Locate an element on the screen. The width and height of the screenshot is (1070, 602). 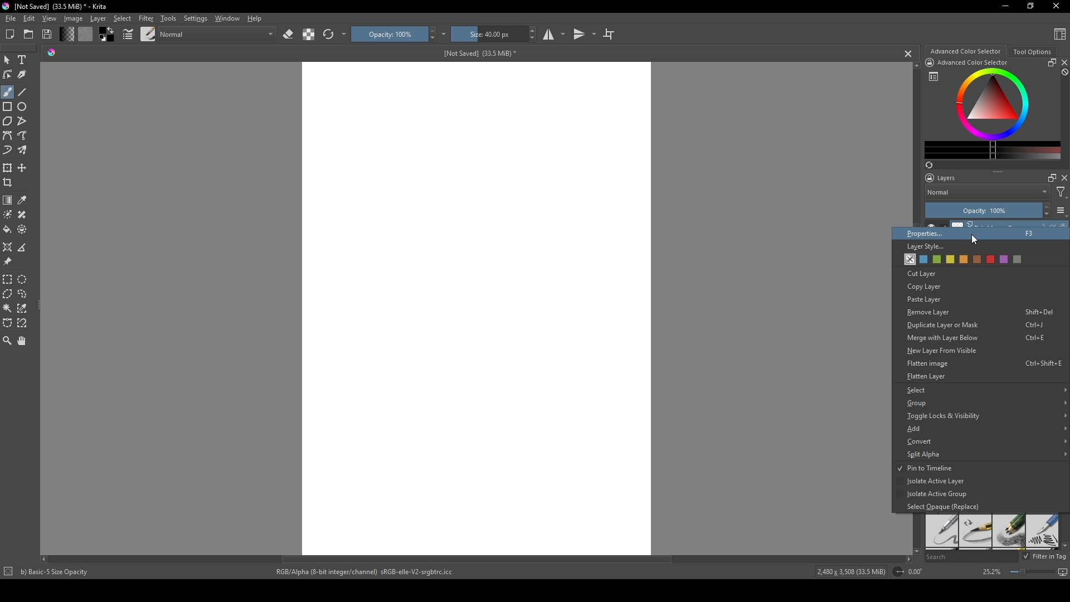
Tool Options is located at coordinates (1032, 52).